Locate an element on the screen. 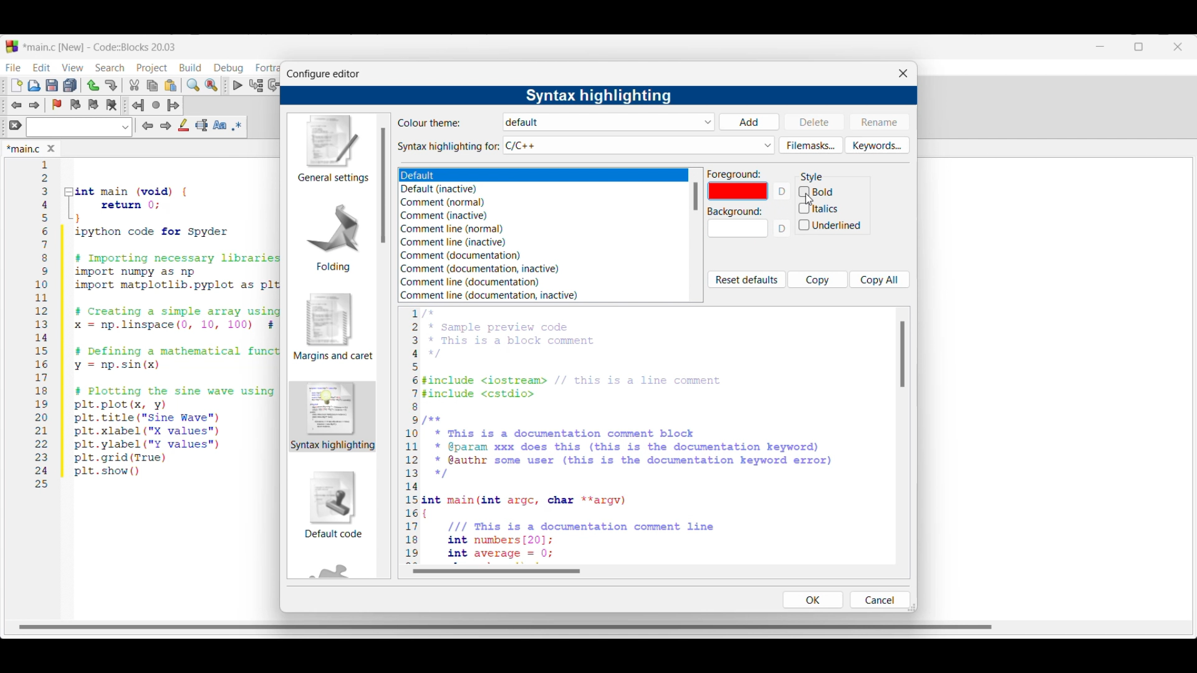  Sample code reflecting setting changes is located at coordinates (649, 435).